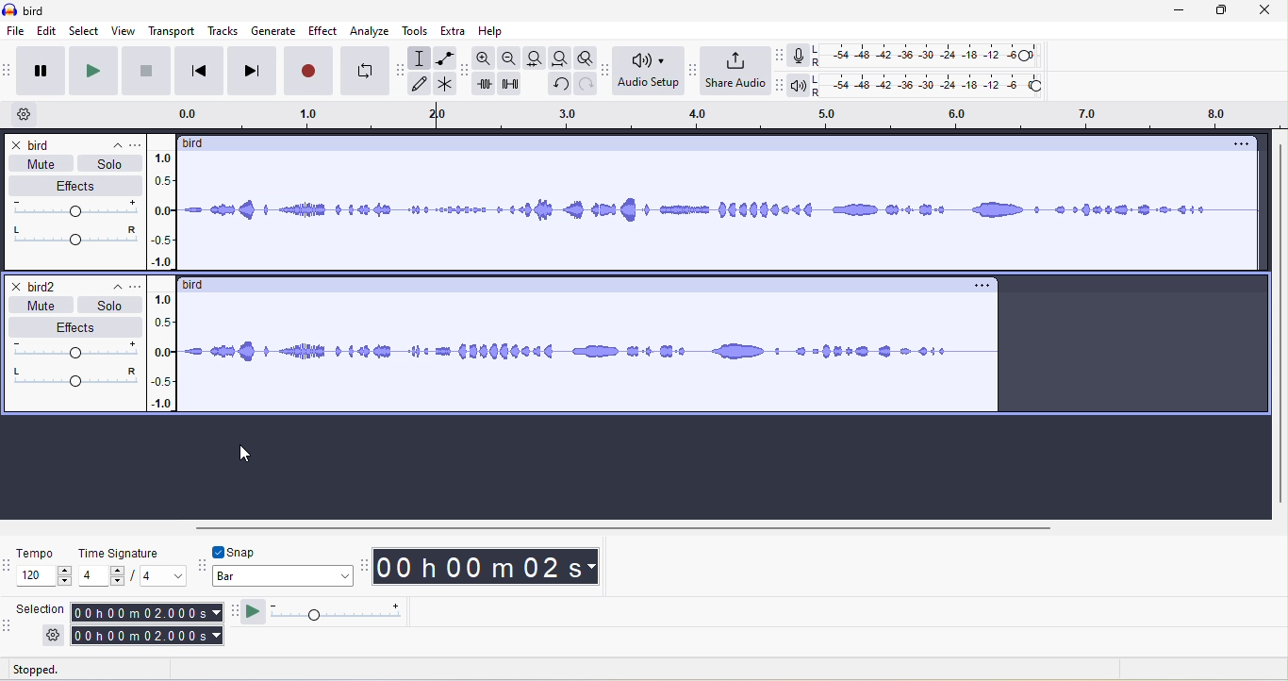 The image size is (1288, 681). I want to click on file, so click(15, 31).